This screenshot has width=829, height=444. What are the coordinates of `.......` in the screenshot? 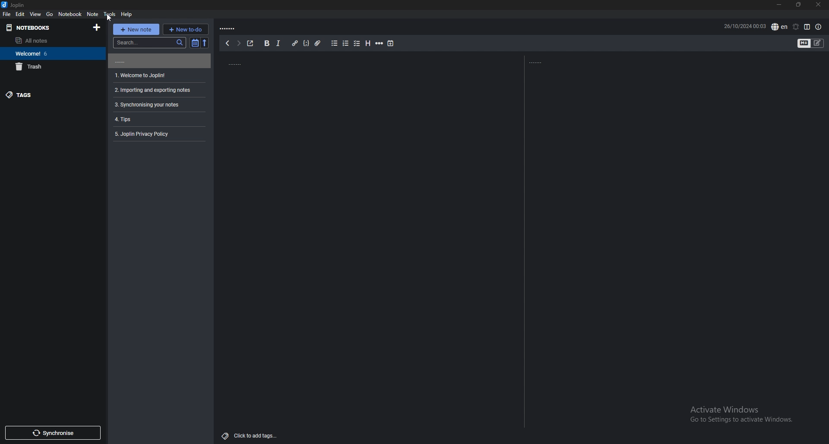 It's located at (230, 27).